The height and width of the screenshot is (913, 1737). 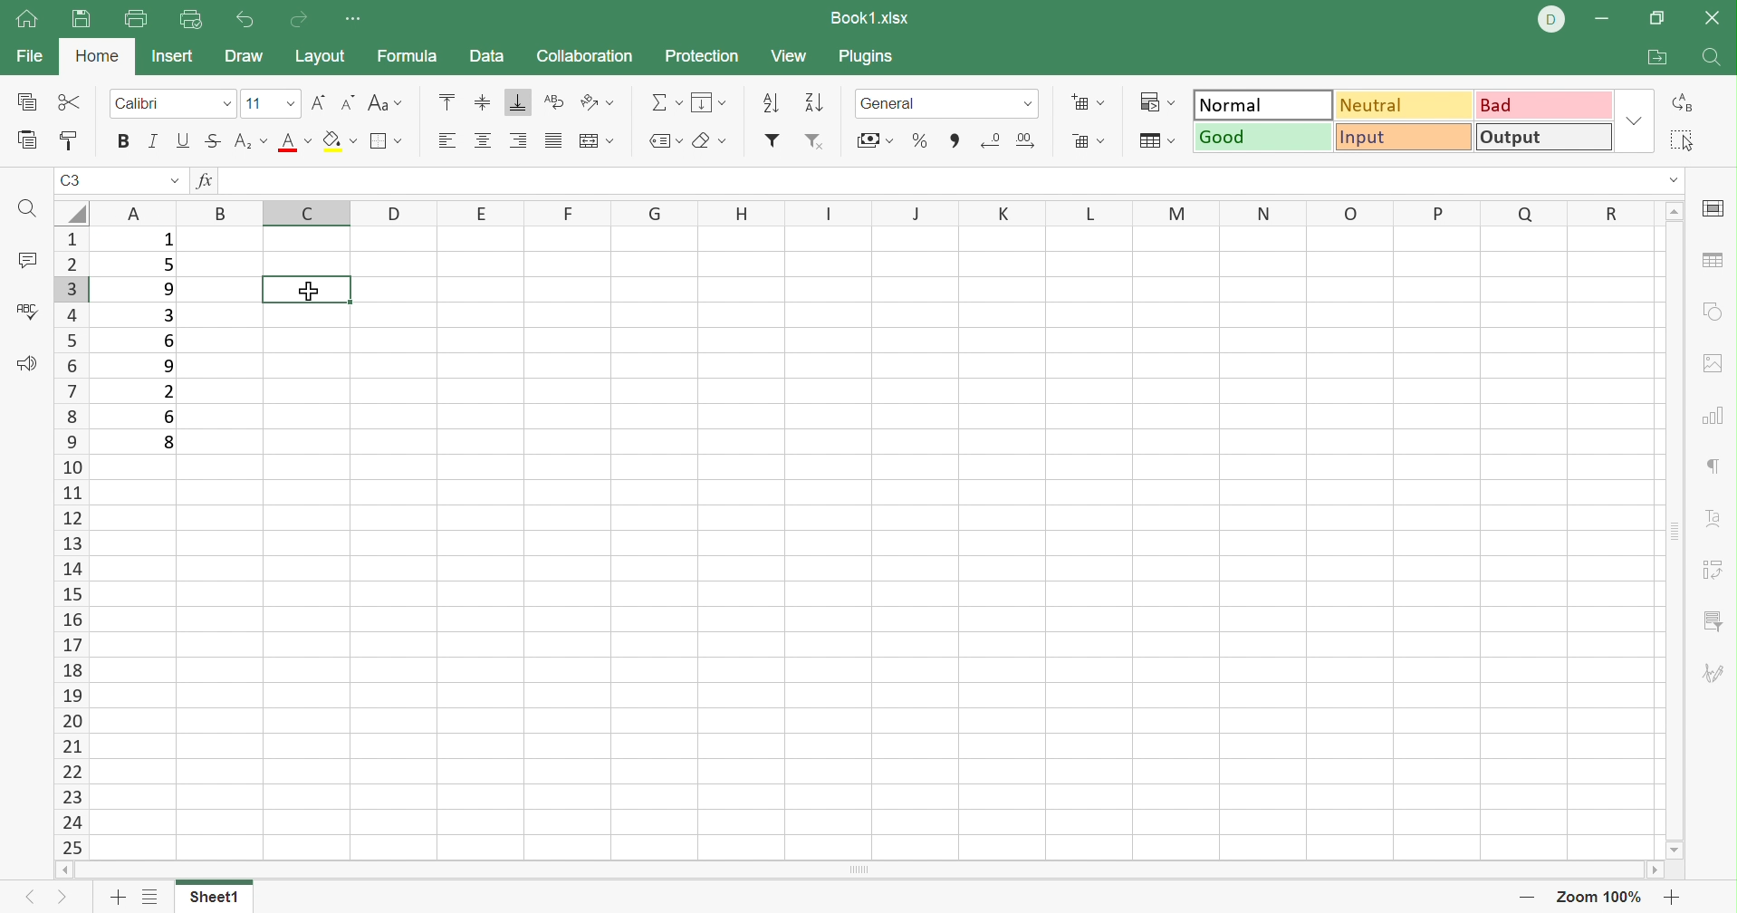 What do you see at coordinates (389, 101) in the screenshot?
I see `Change case` at bounding box center [389, 101].